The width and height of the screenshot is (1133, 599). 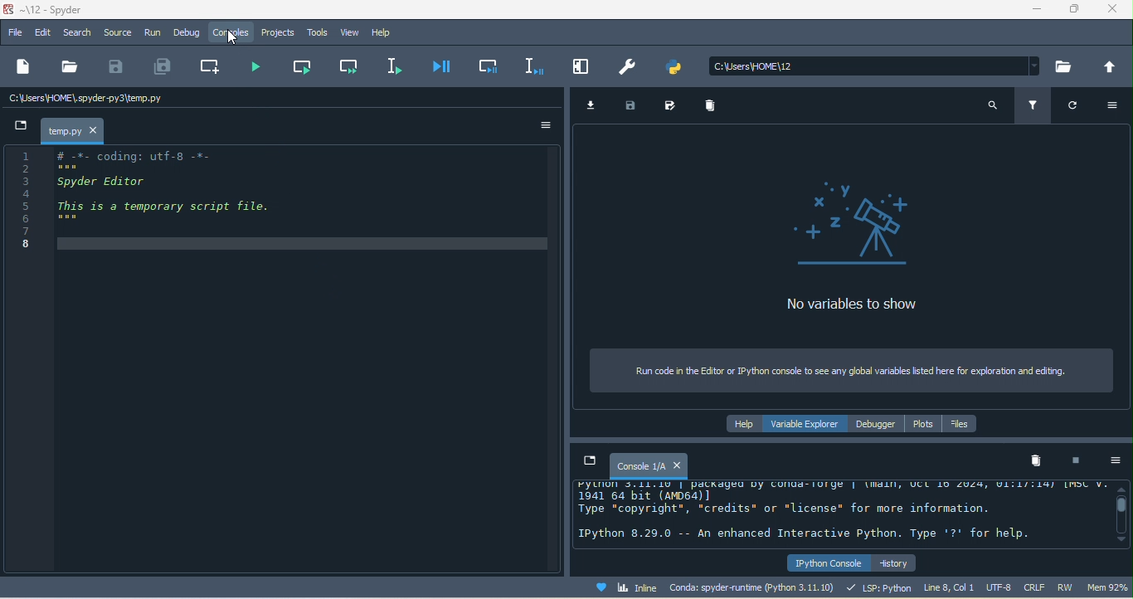 I want to click on help, so click(x=384, y=33).